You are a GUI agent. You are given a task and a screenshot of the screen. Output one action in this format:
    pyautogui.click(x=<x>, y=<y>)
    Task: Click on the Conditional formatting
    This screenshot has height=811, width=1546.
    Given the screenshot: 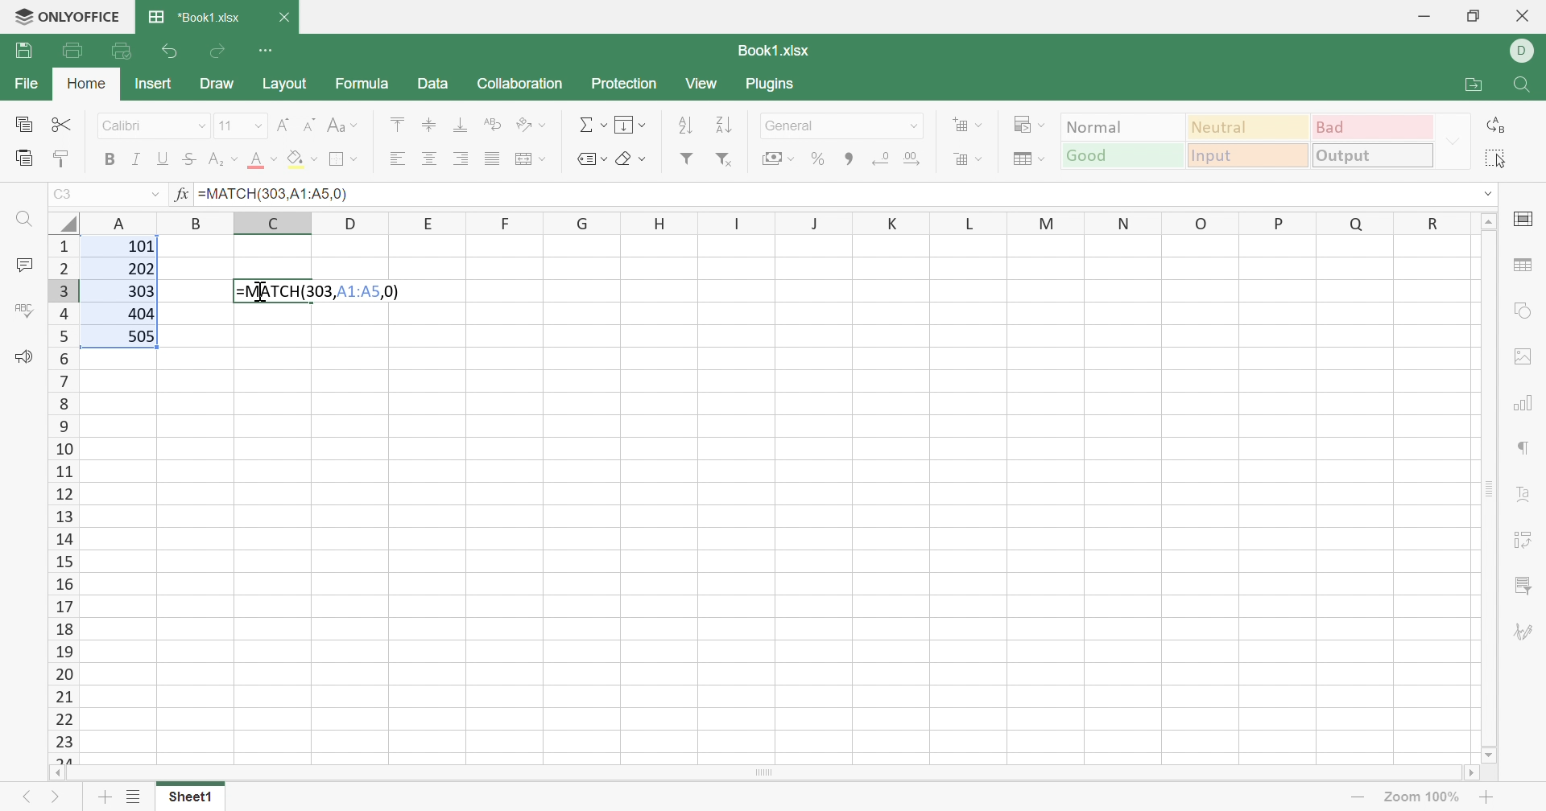 What is the action you would take?
    pyautogui.click(x=1031, y=126)
    